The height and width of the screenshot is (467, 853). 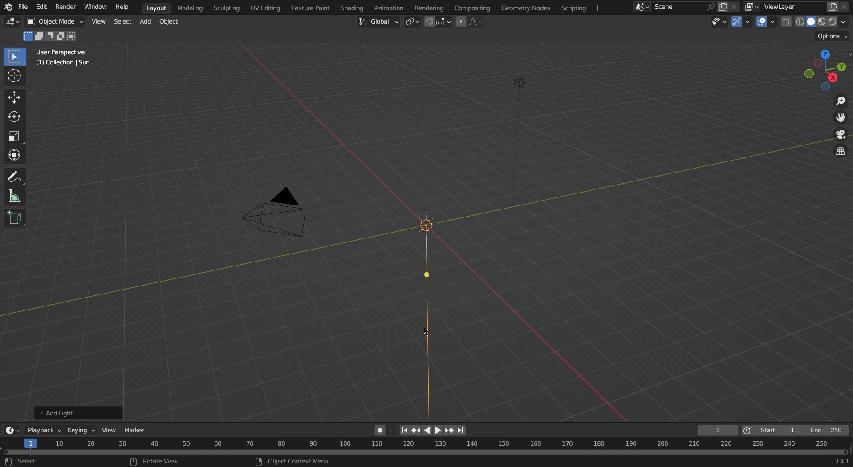 What do you see at coordinates (838, 101) in the screenshot?
I see `Zoom in-out` at bounding box center [838, 101].